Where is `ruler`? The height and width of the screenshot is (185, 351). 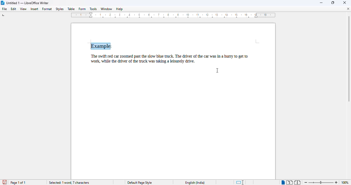 ruler is located at coordinates (174, 16).